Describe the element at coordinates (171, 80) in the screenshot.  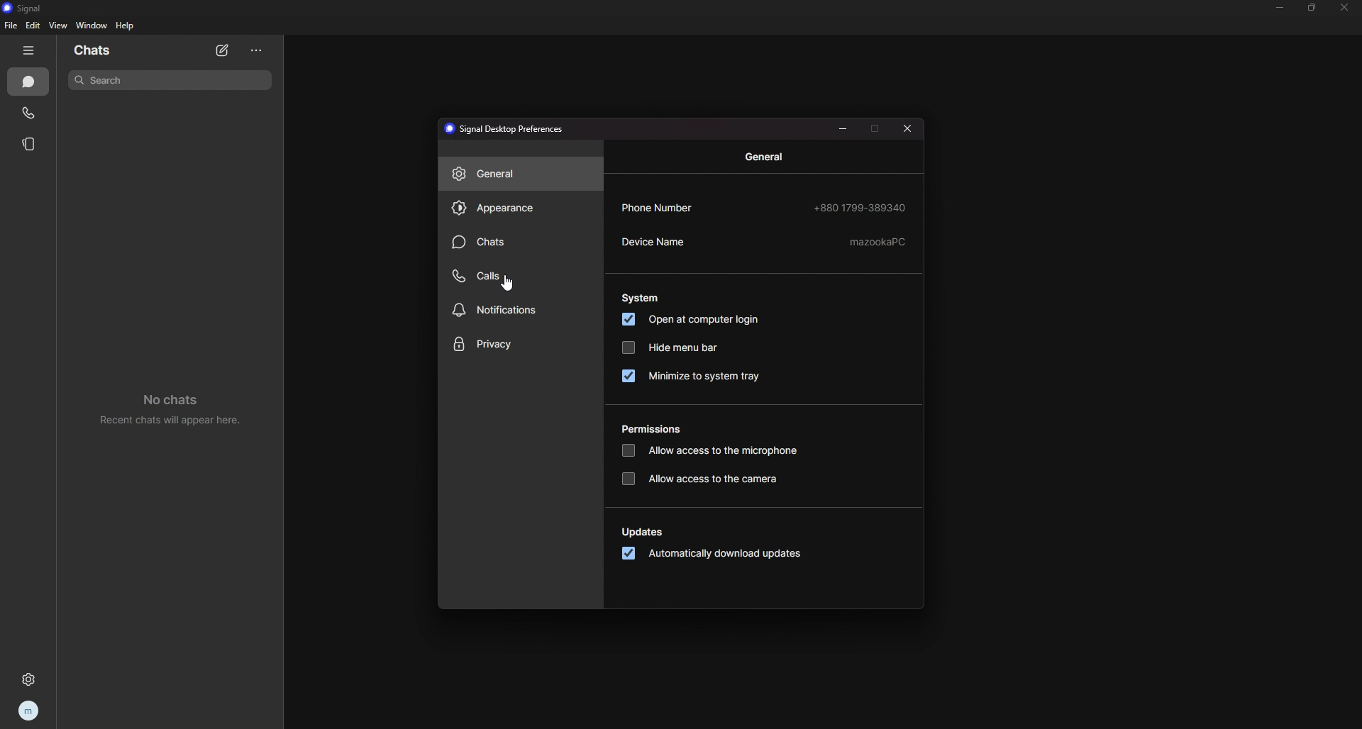
I see `search` at that location.